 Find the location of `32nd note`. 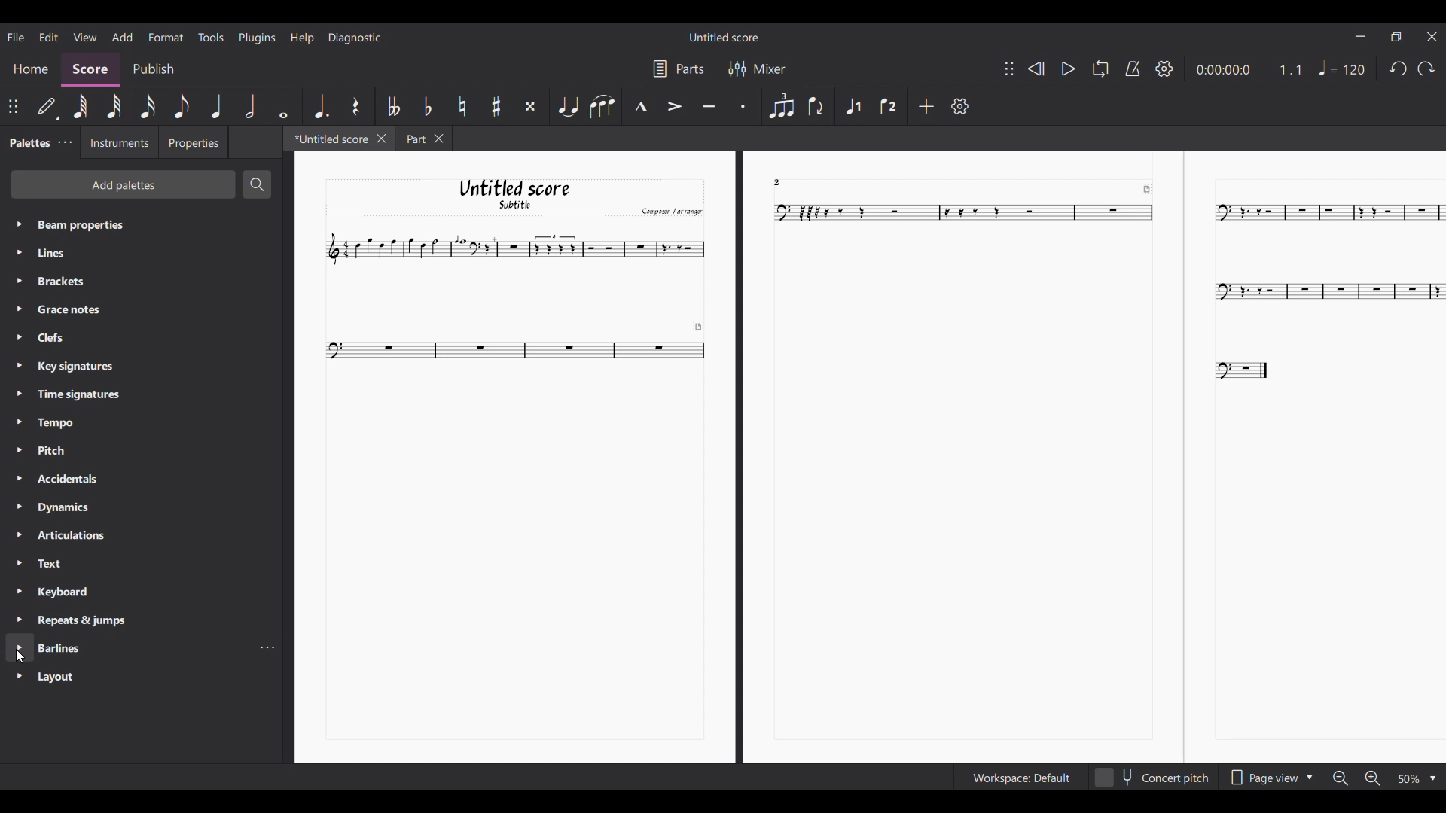

32nd note is located at coordinates (114, 106).